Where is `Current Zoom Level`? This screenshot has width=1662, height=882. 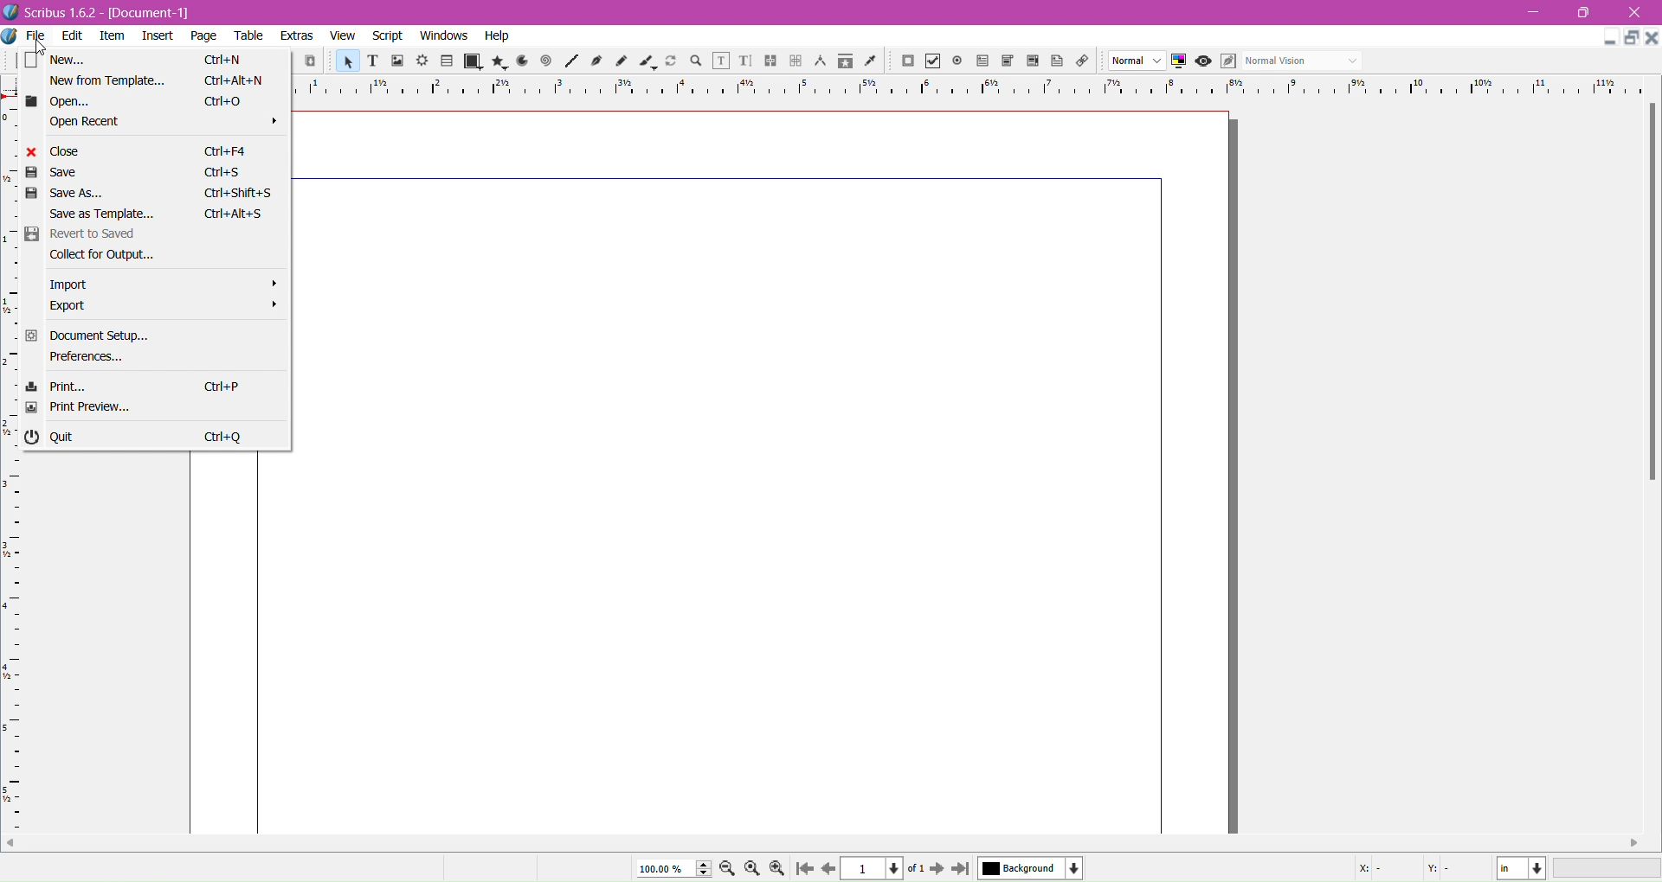
Current Zoom Level is located at coordinates (673, 868).